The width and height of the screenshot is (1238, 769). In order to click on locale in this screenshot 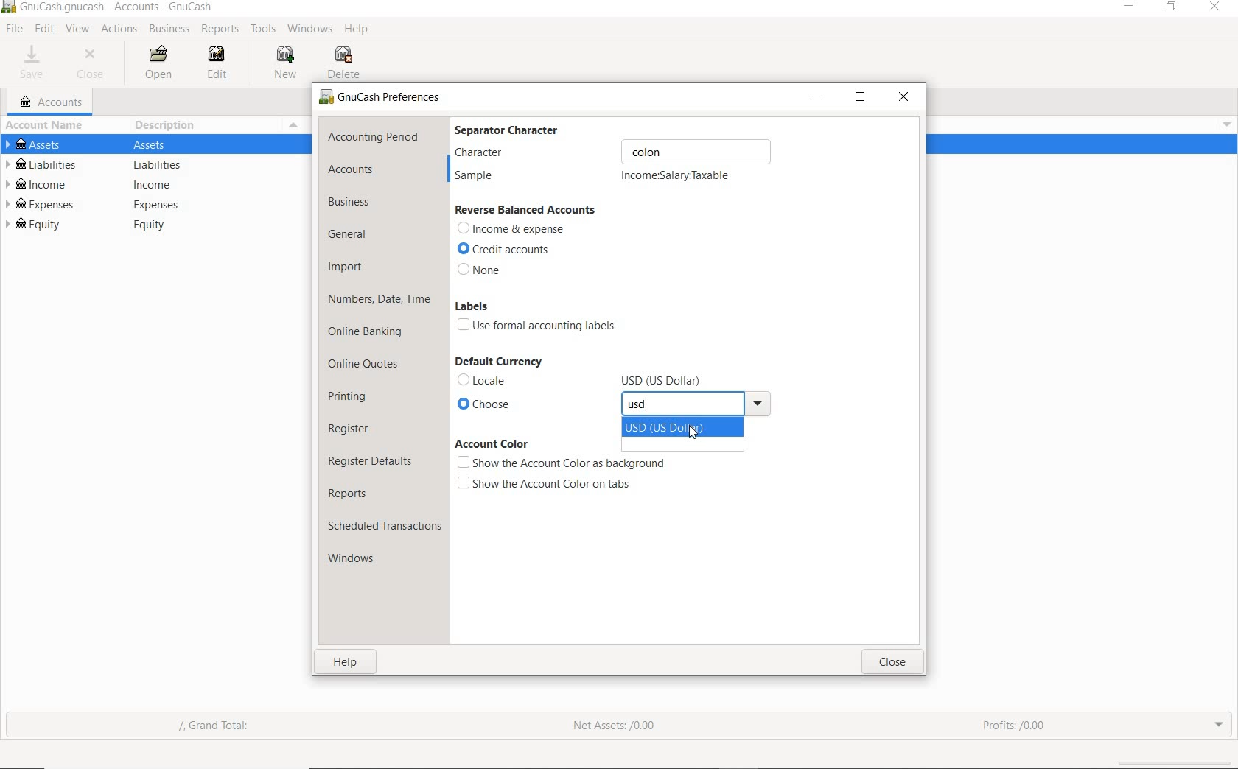, I will do `click(506, 379)`.